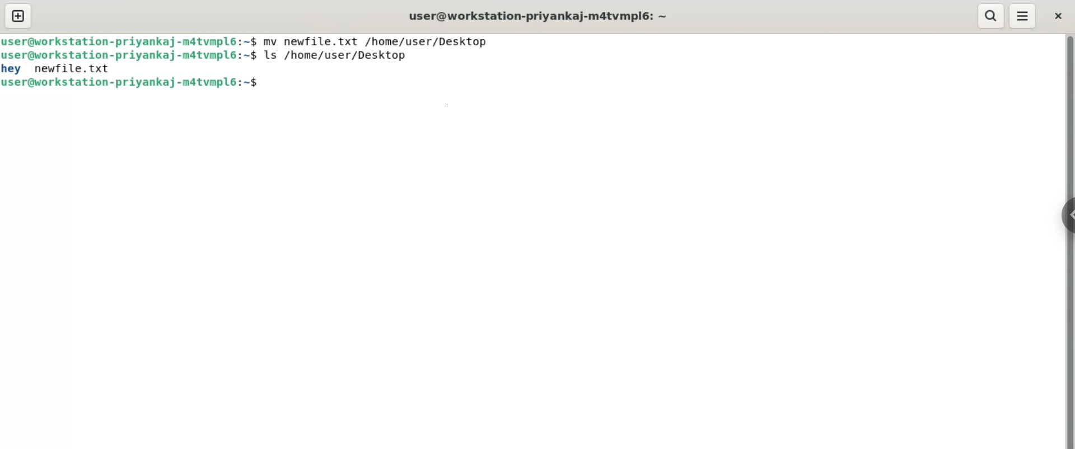 This screenshot has height=449, width=1075. I want to click on new tab, so click(17, 16).